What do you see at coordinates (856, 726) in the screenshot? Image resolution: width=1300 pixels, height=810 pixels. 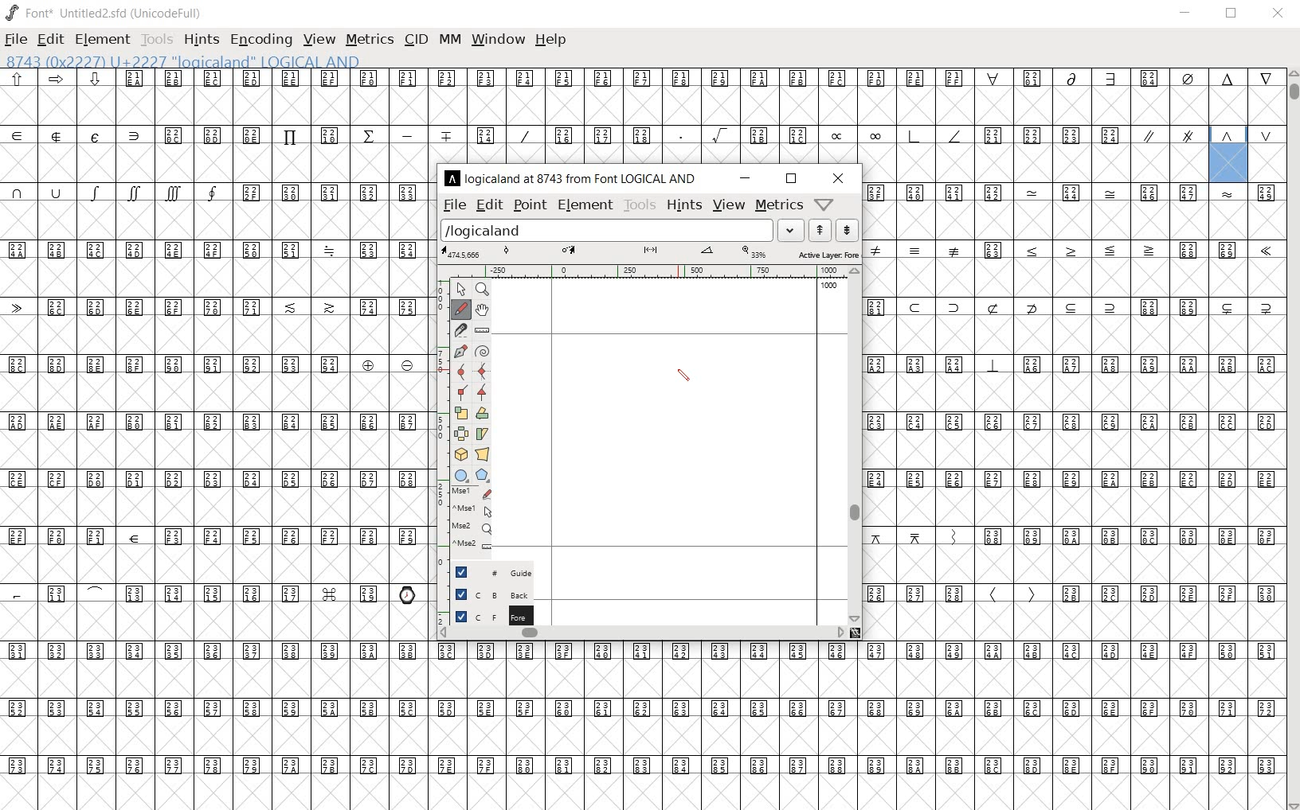 I see `glyph characters` at bounding box center [856, 726].